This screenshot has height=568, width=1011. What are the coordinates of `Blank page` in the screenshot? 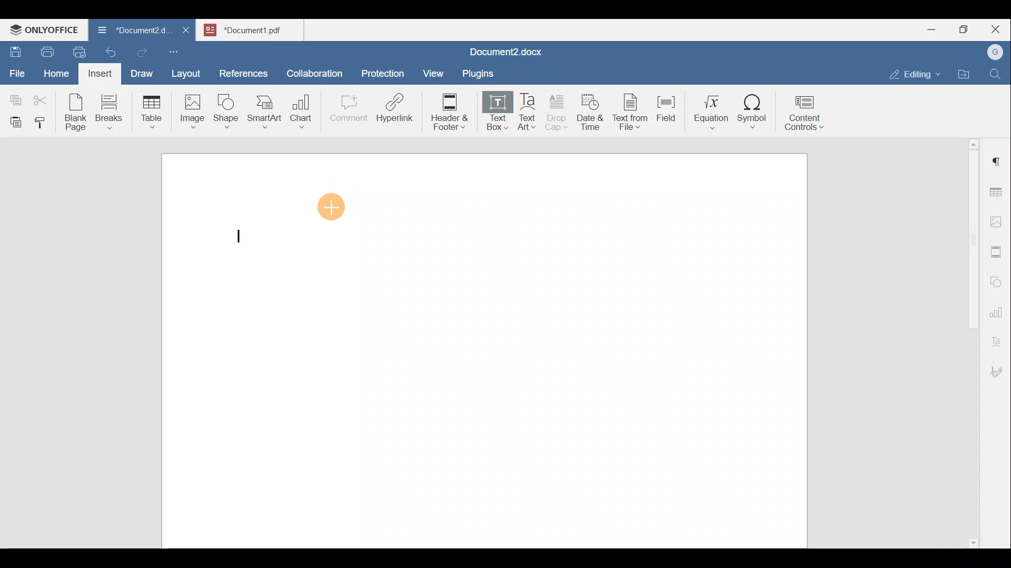 It's located at (77, 112).